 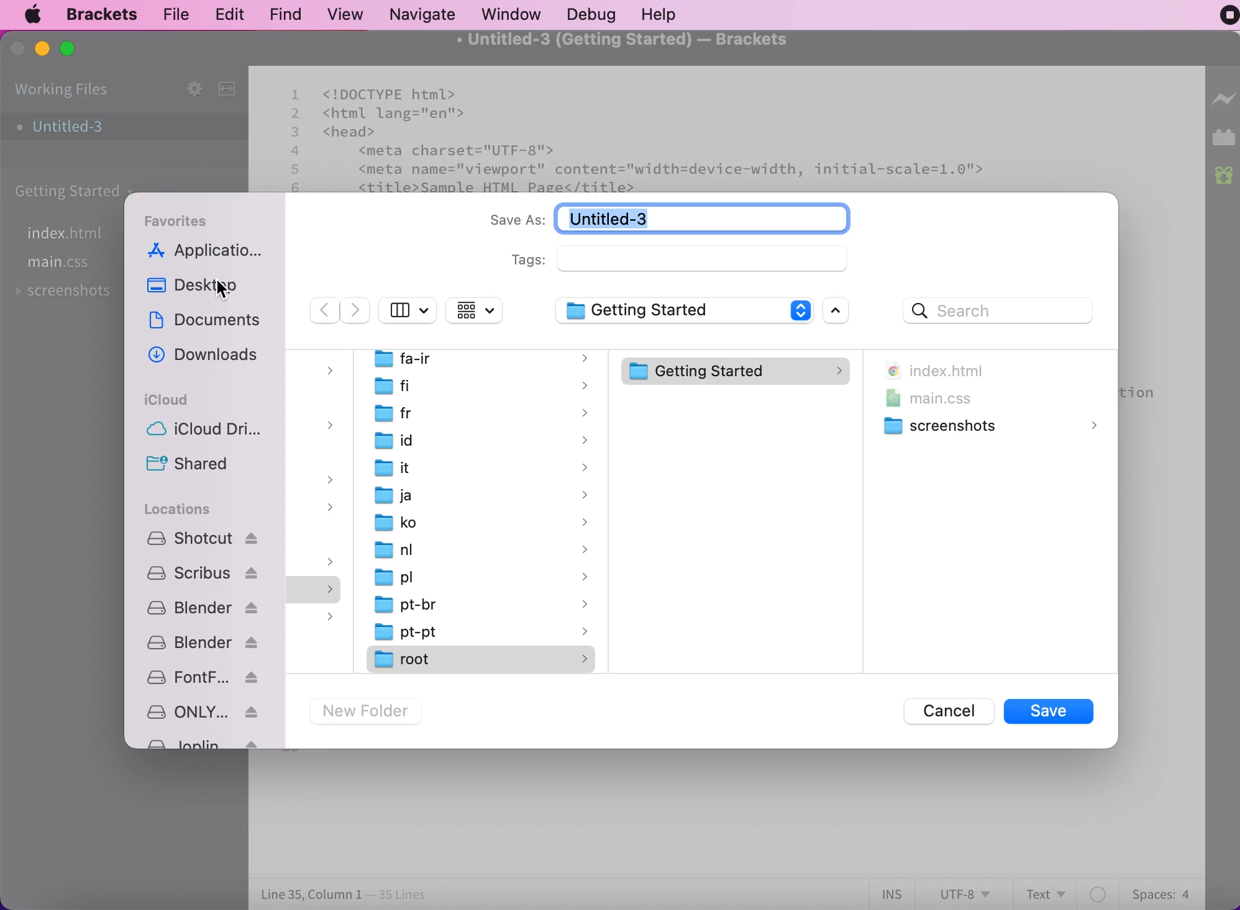 I want to click on recording stopped, so click(x=1229, y=17).